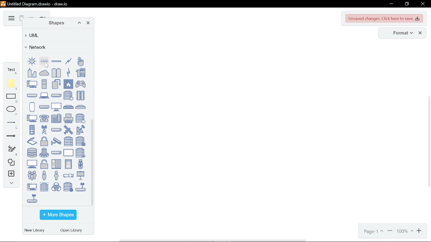 The width and height of the screenshot is (431, 242). I want to click on redo, so click(42, 17).